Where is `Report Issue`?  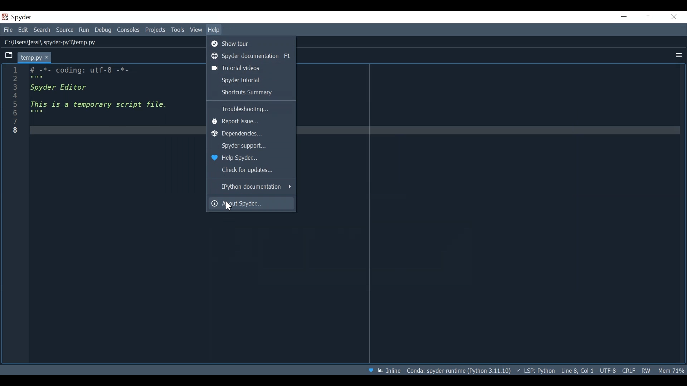 Report Issue is located at coordinates (250, 122).